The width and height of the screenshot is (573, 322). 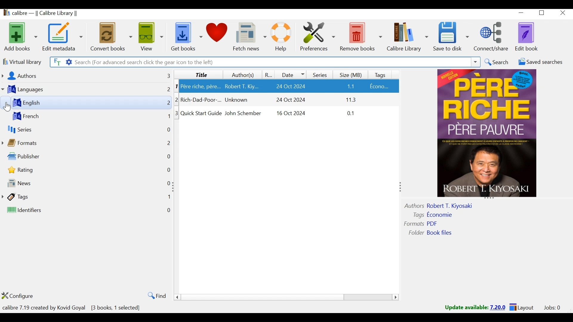 What do you see at coordinates (551, 308) in the screenshot?
I see `Jobs: 0` at bounding box center [551, 308].